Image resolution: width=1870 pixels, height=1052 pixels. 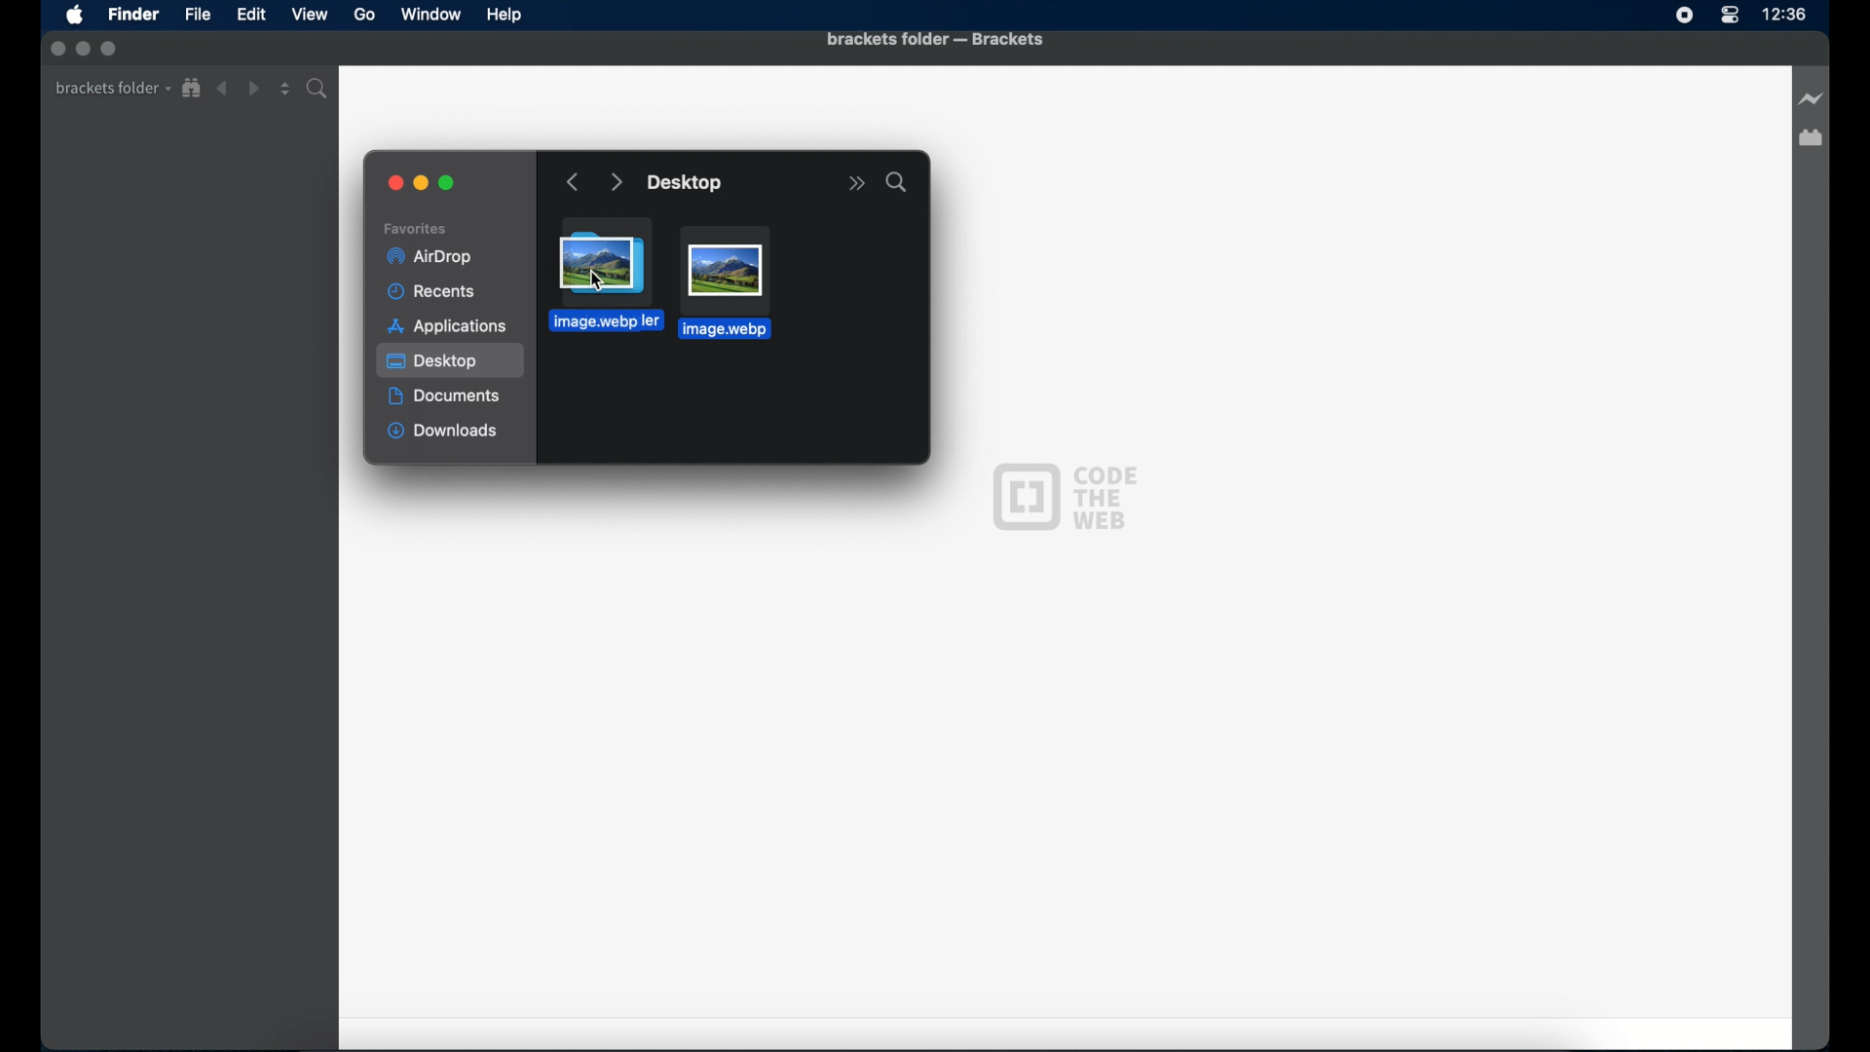 I want to click on forward, so click(x=253, y=89).